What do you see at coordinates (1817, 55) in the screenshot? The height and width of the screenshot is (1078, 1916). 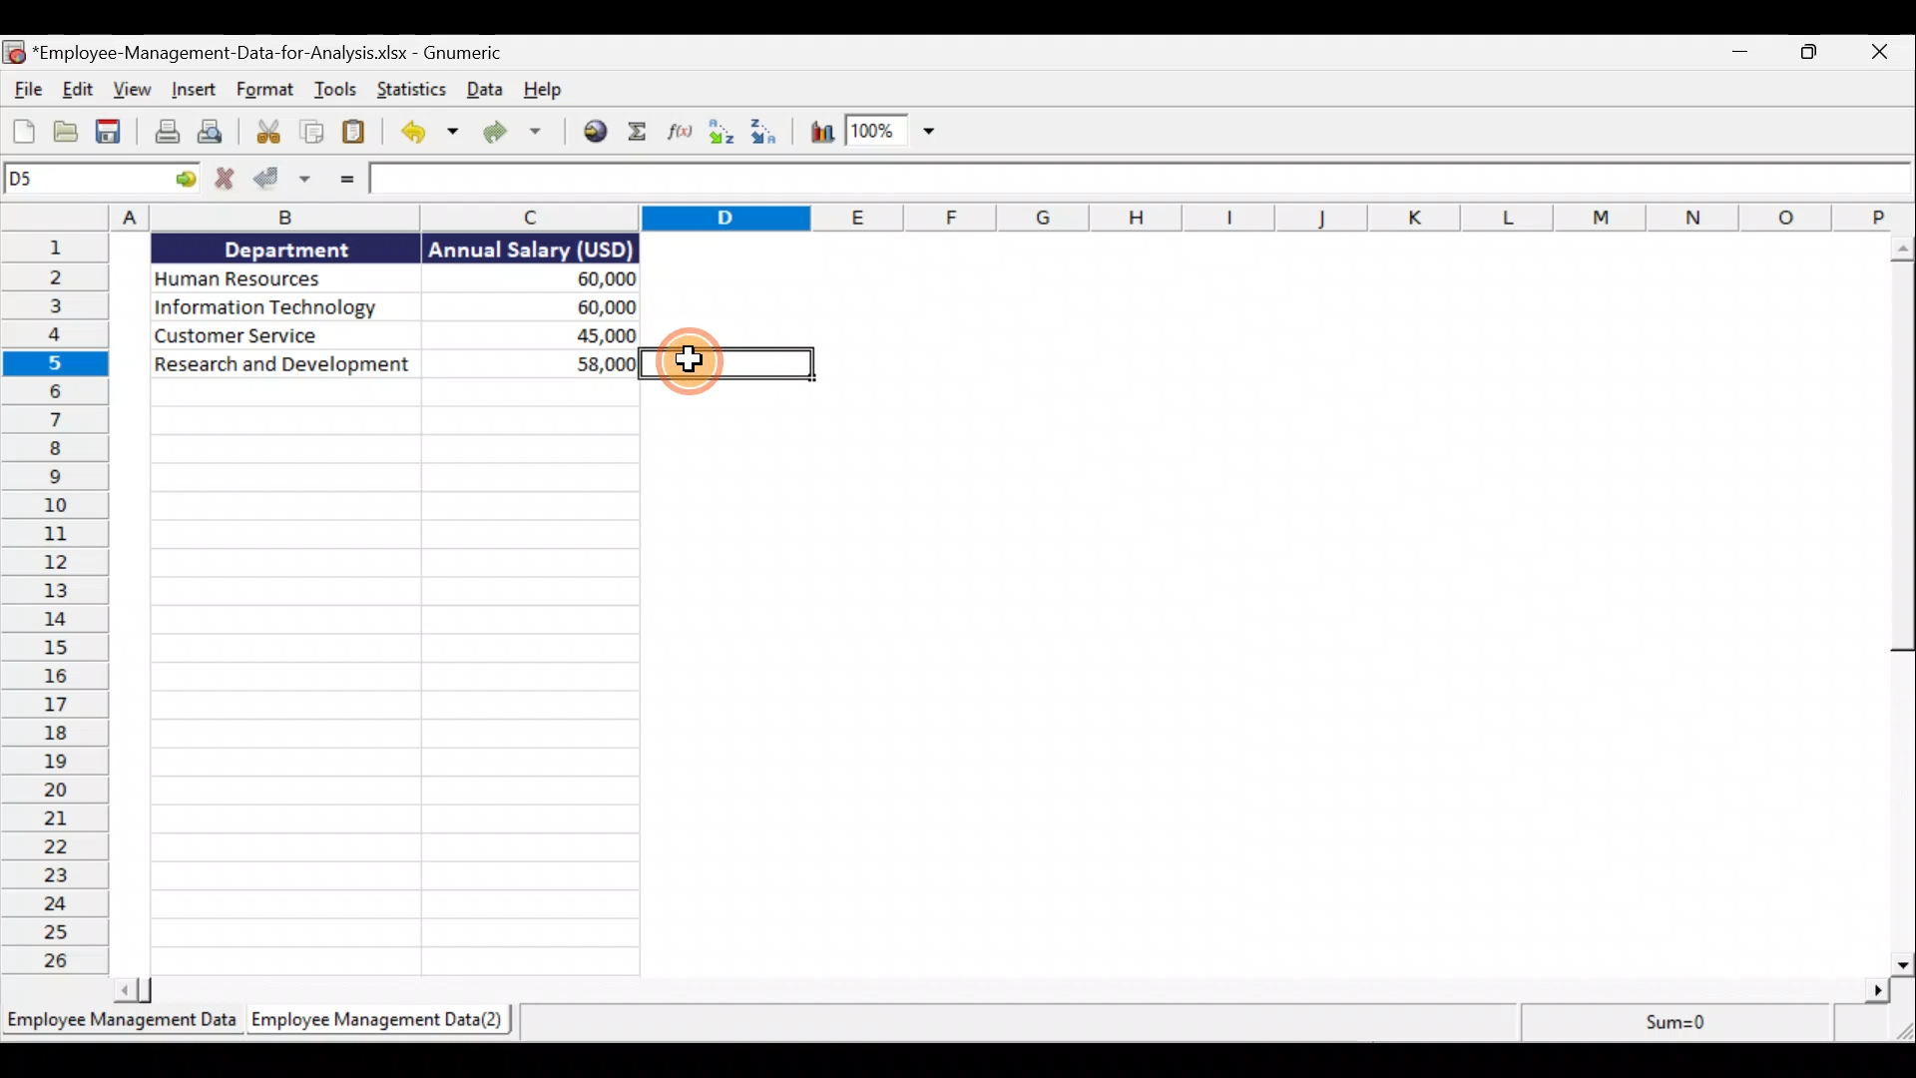 I see `Maximise` at bounding box center [1817, 55].